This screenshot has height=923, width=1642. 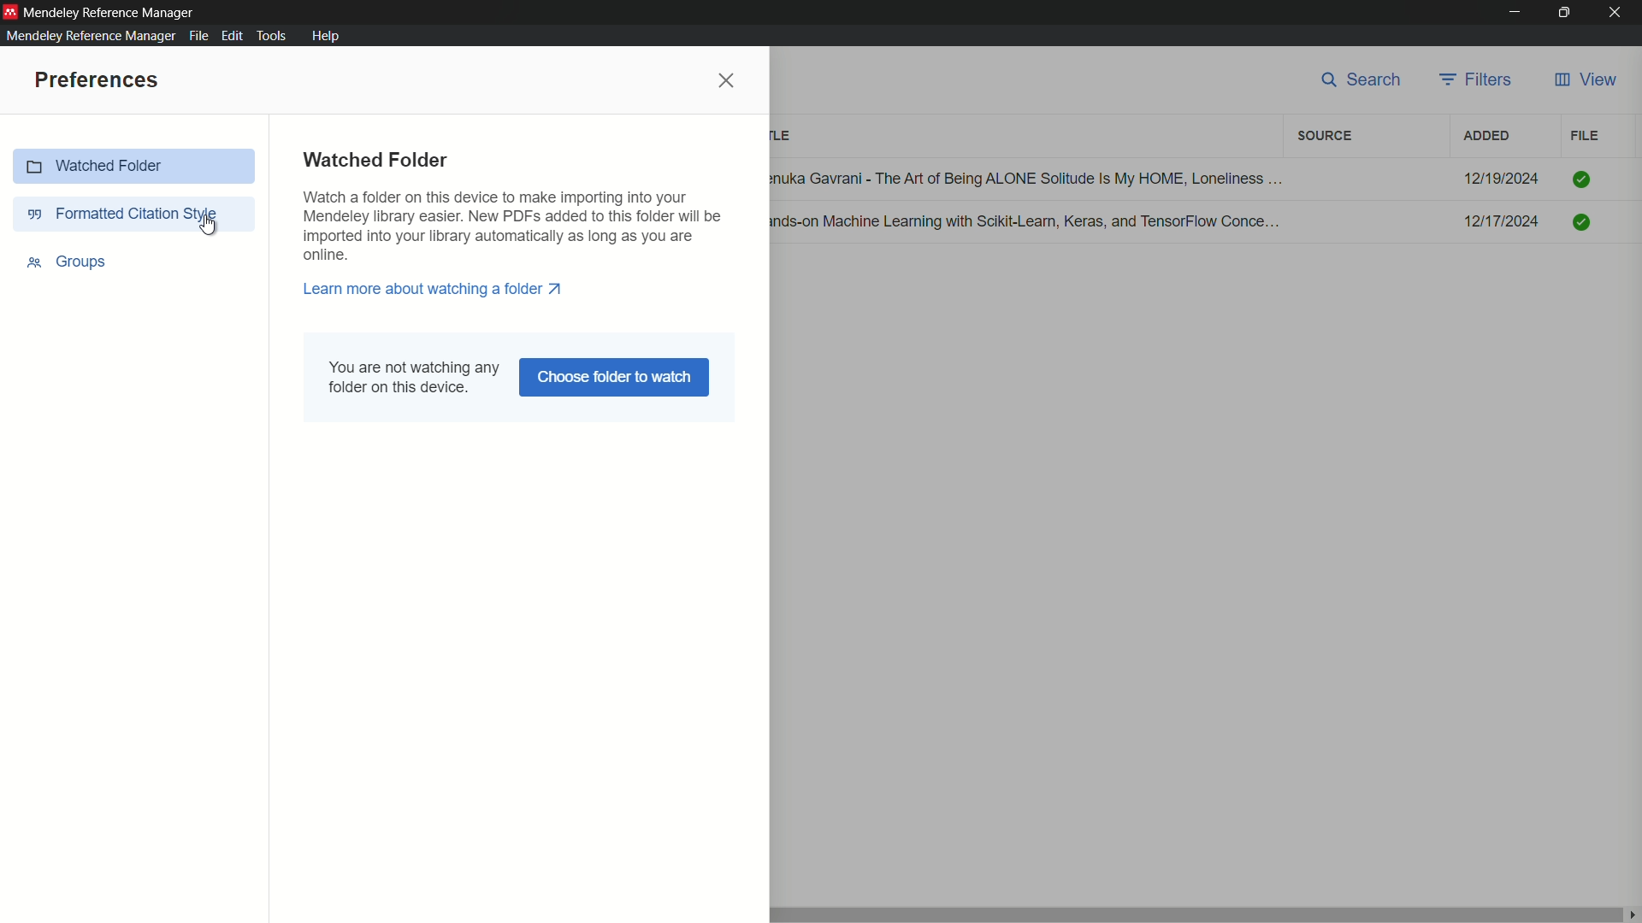 What do you see at coordinates (1581, 220) in the screenshot?
I see `Checked` at bounding box center [1581, 220].